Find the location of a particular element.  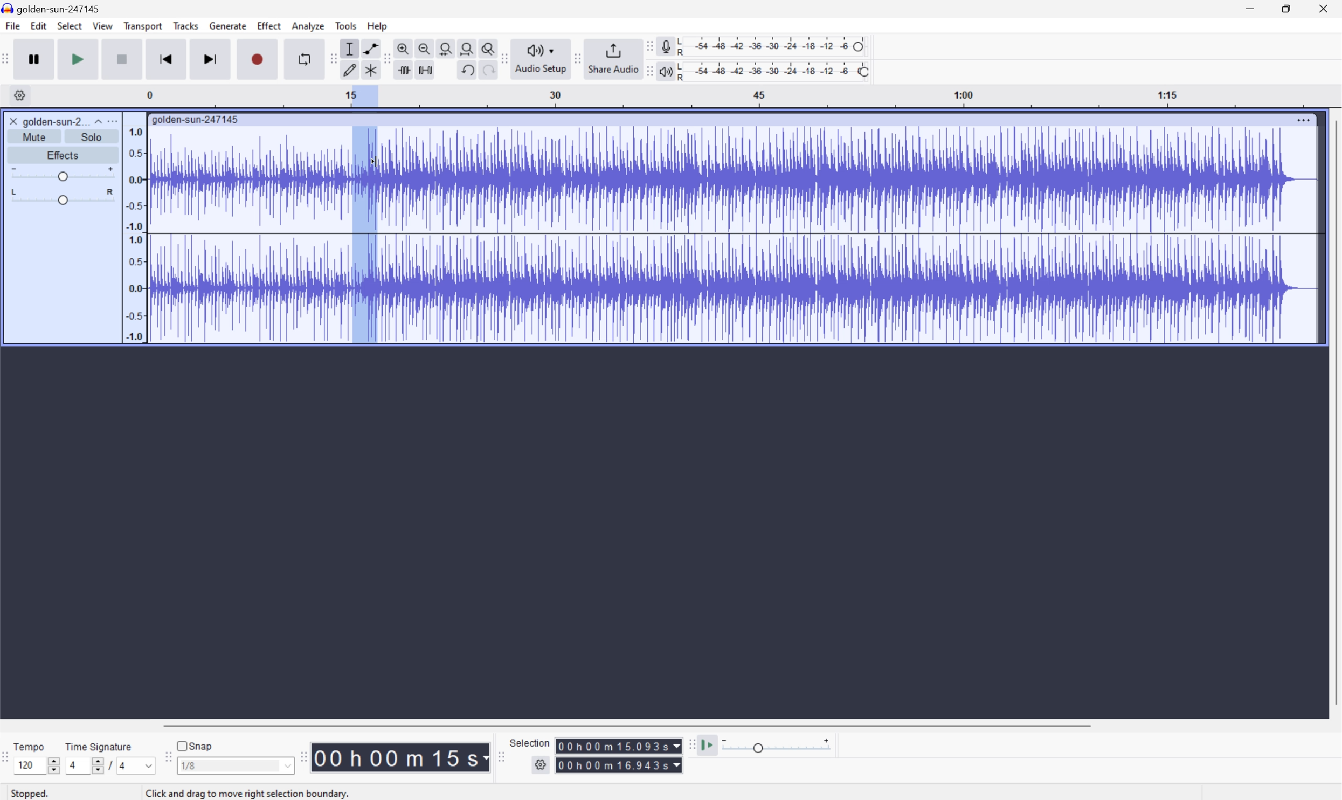

Settings is located at coordinates (542, 765).